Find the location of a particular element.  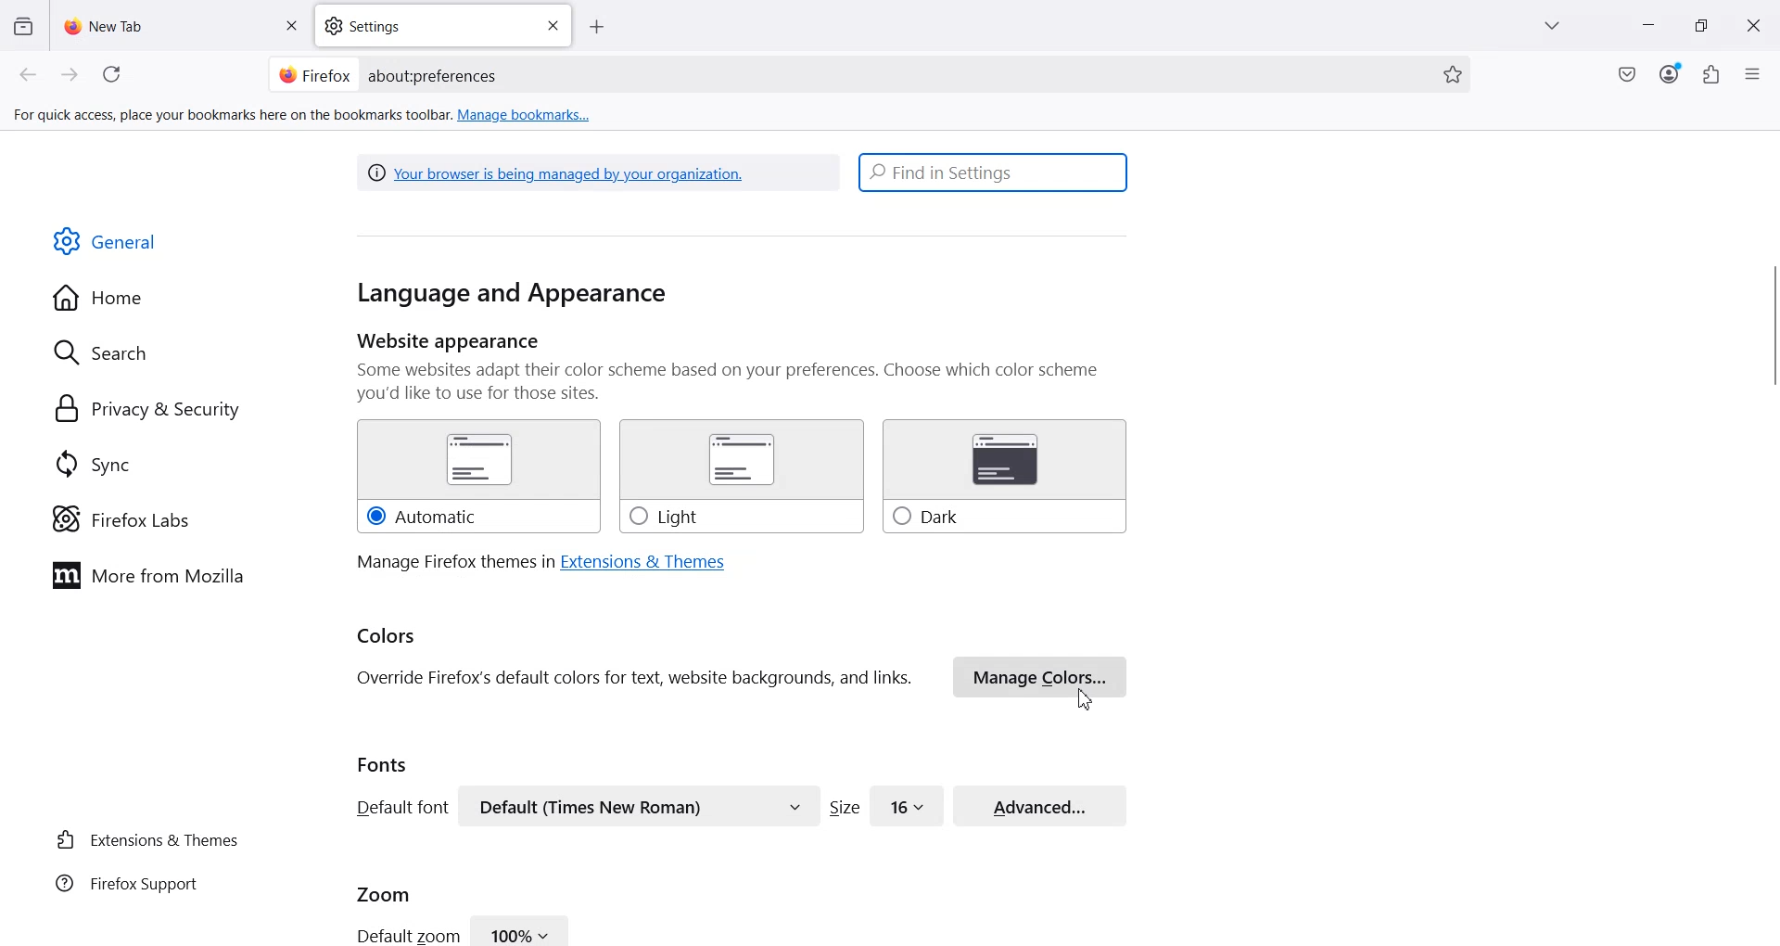

16 is located at coordinates (908, 804).